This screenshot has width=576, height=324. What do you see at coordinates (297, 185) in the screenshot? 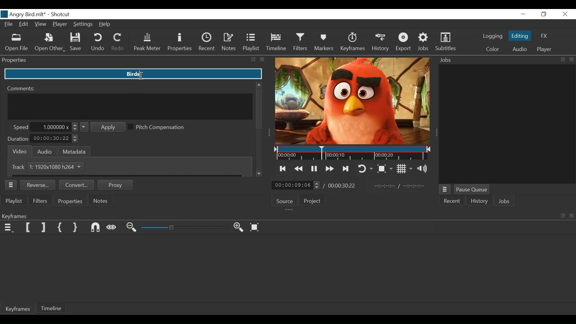
I see `Current position` at bounding box center [297, 185].